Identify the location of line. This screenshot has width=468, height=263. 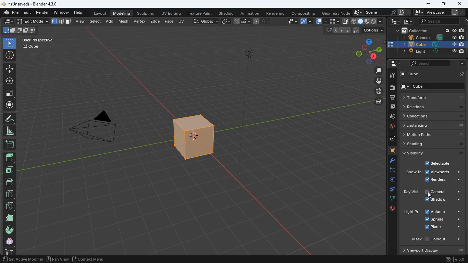
(263, 22).